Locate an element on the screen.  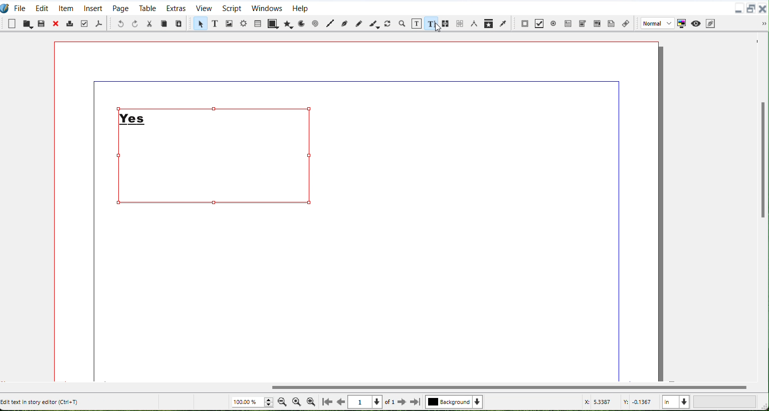
Cut is located at coordinates (150, 24).